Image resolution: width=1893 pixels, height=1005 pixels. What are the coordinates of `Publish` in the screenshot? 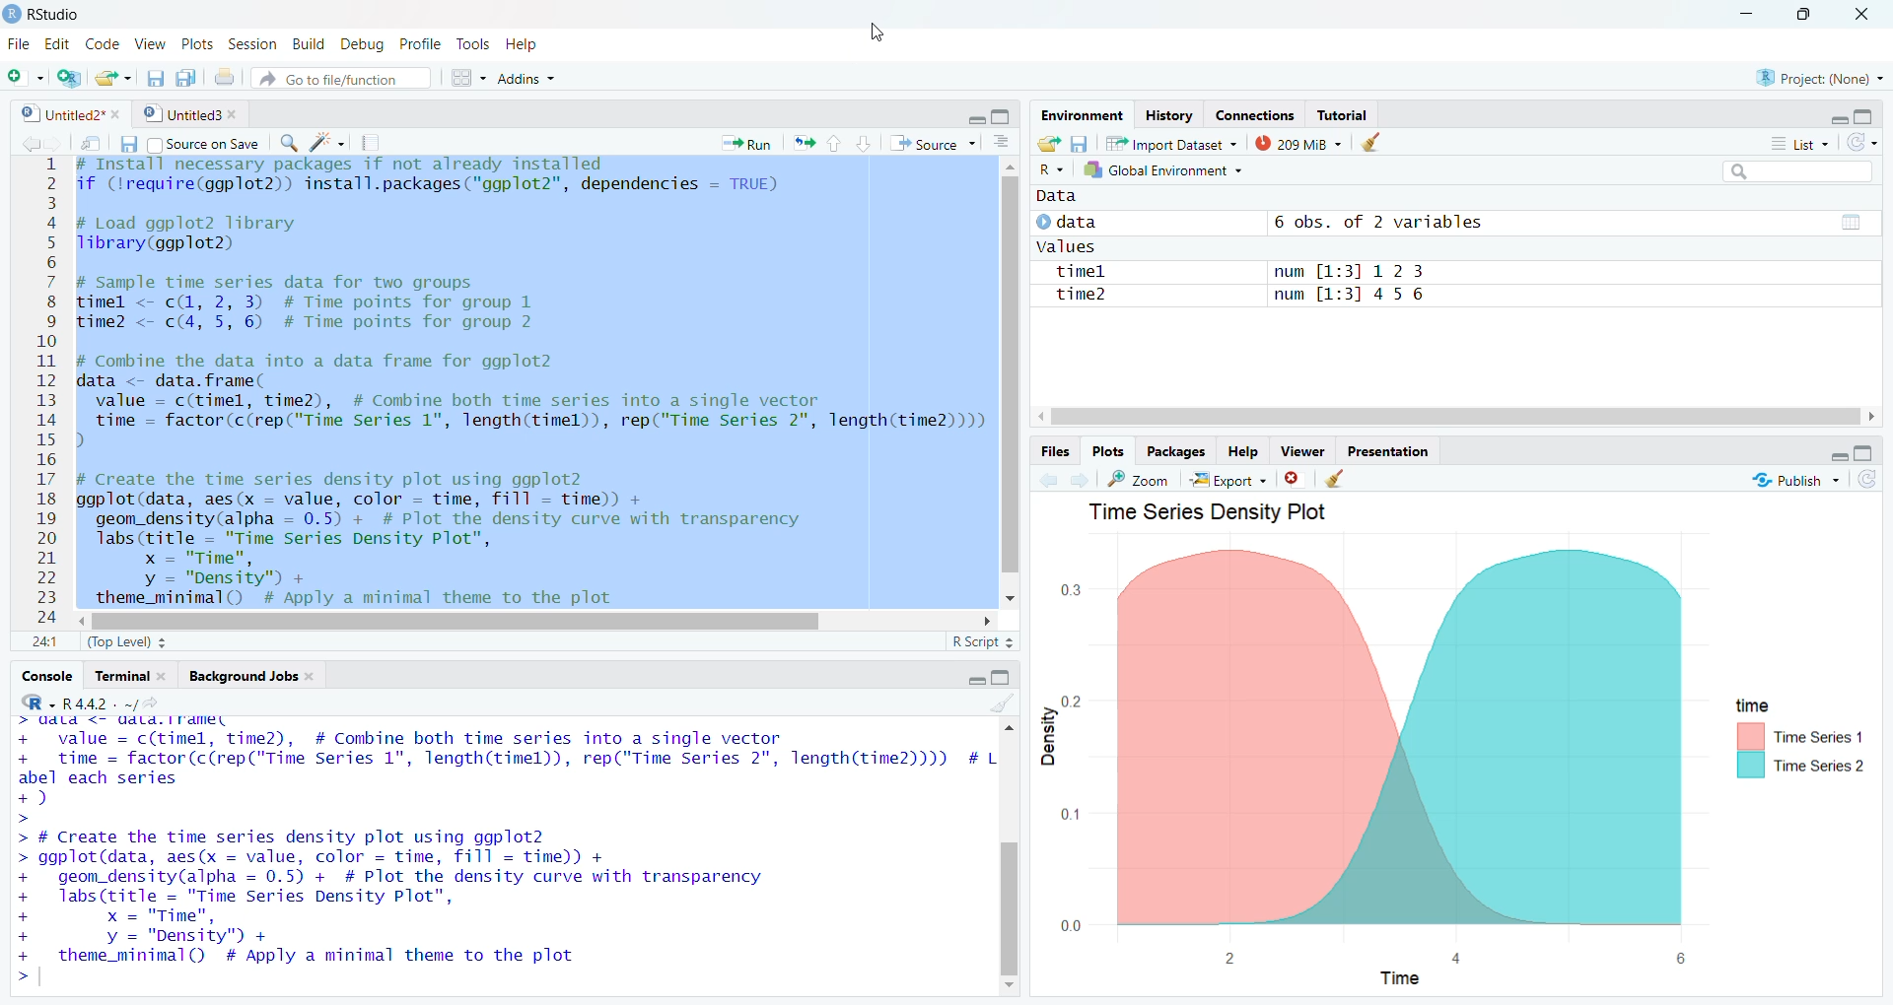 It's located at (1793, 480).